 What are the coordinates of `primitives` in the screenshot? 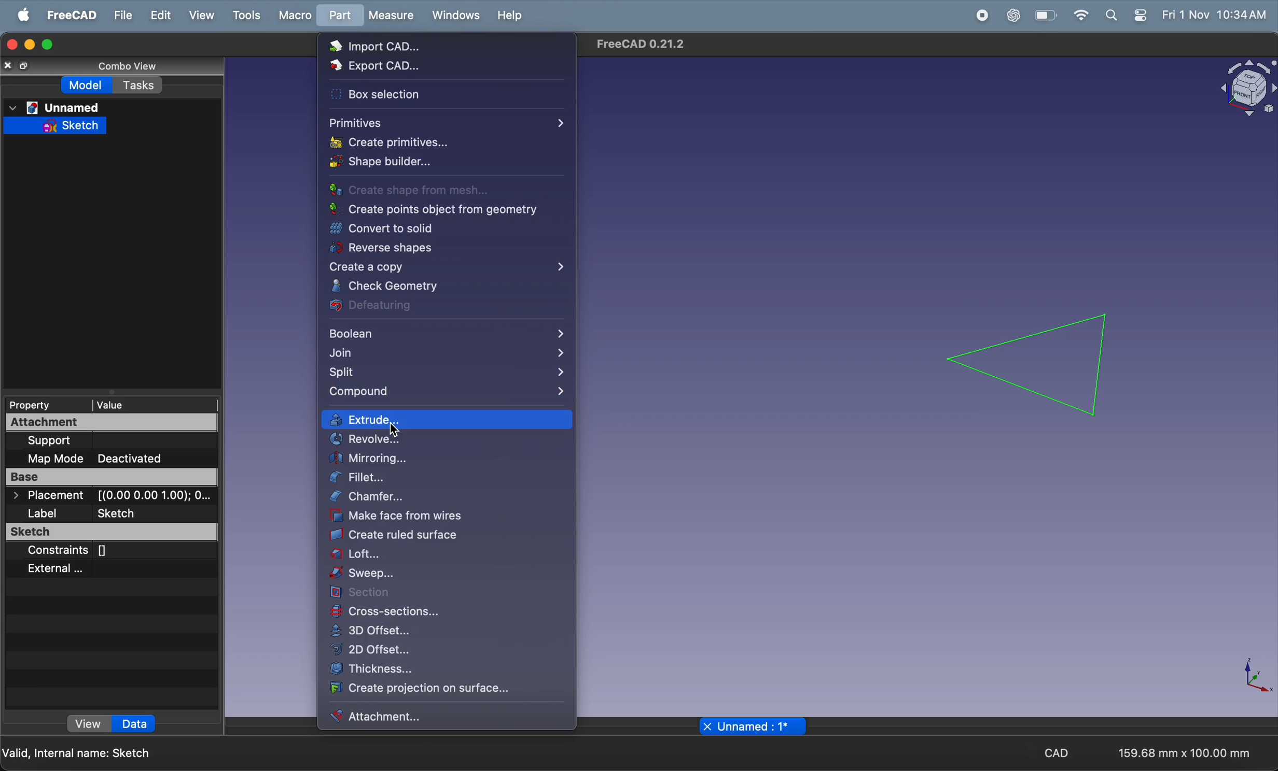 It's located at (444, 123).